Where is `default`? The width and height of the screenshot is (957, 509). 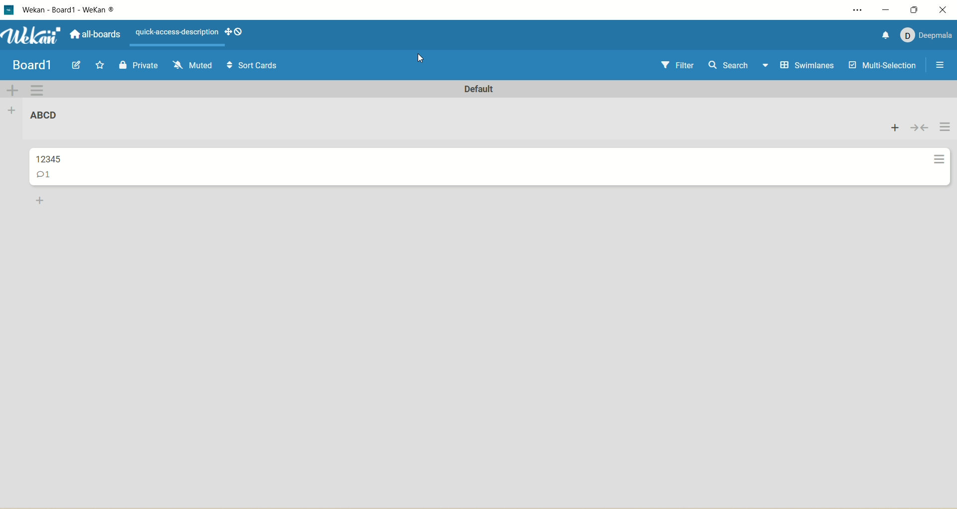
default is located at coordinates (481, 90).